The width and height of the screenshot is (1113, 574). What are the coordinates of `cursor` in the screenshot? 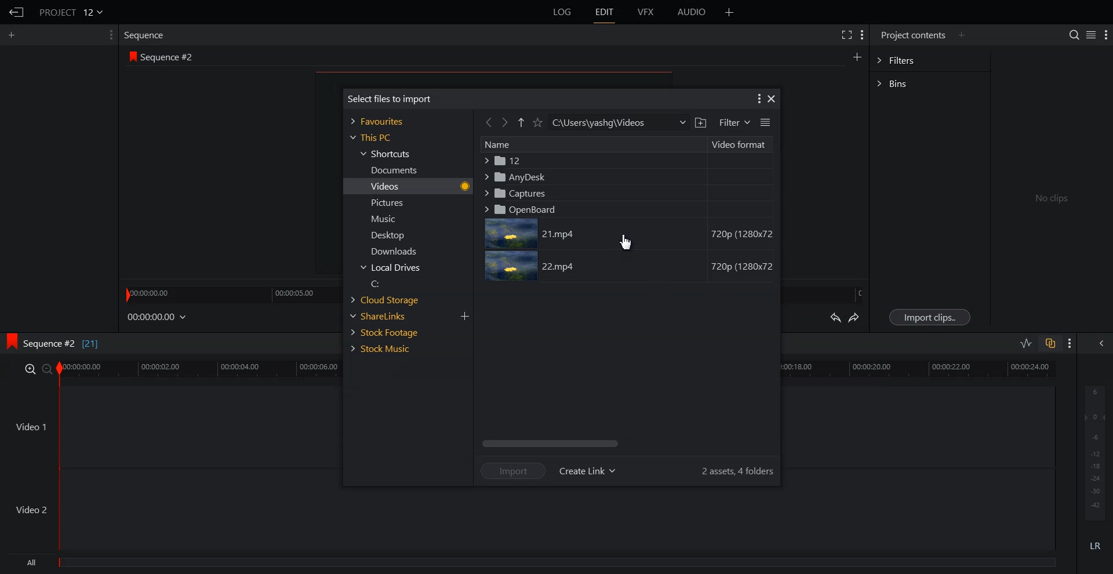 It's located at (628, 241).